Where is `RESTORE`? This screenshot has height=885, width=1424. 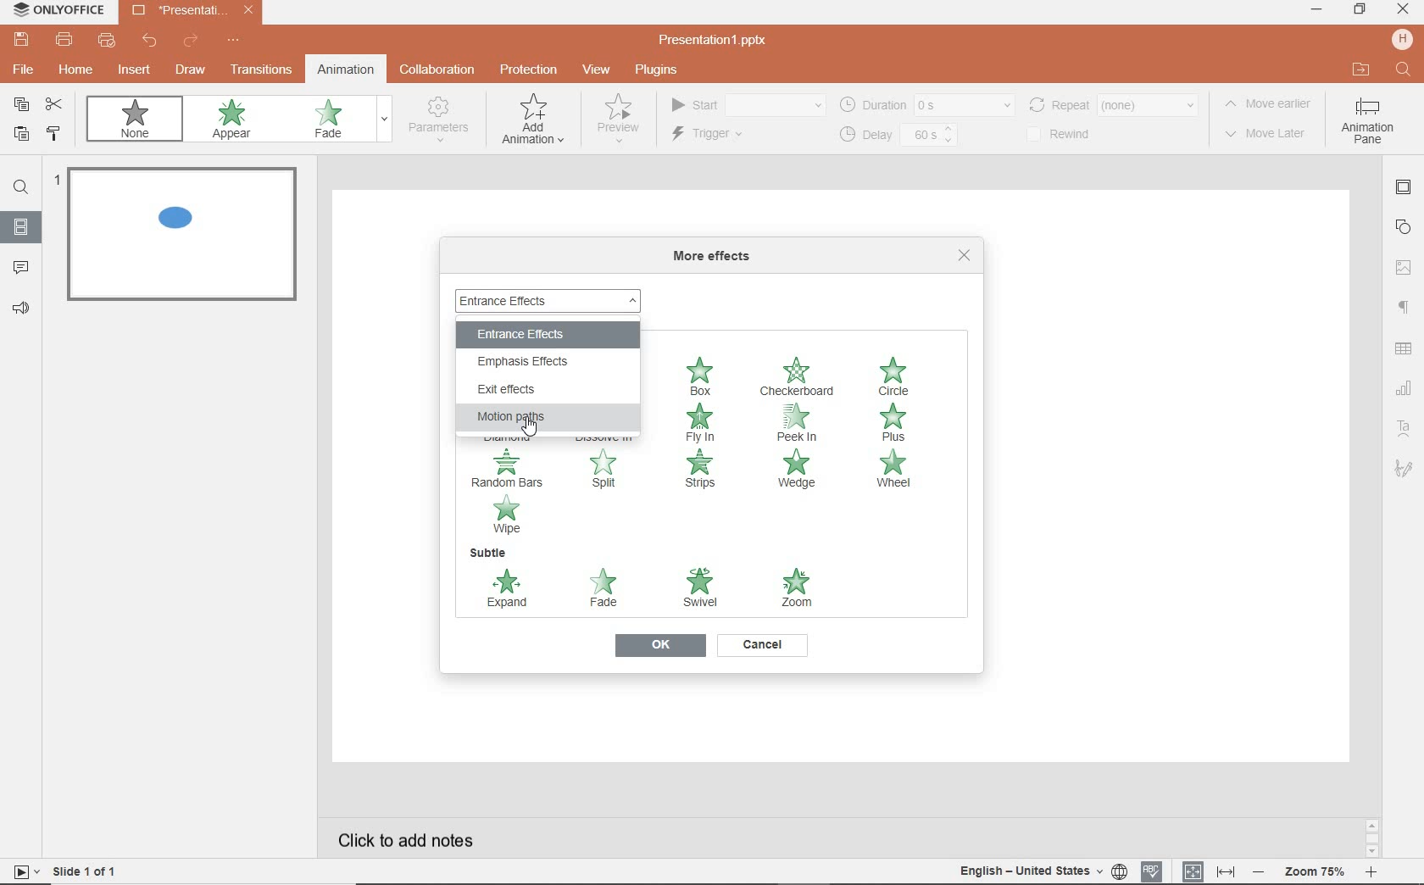
RESTORE is located at coordinates (1360, 10).